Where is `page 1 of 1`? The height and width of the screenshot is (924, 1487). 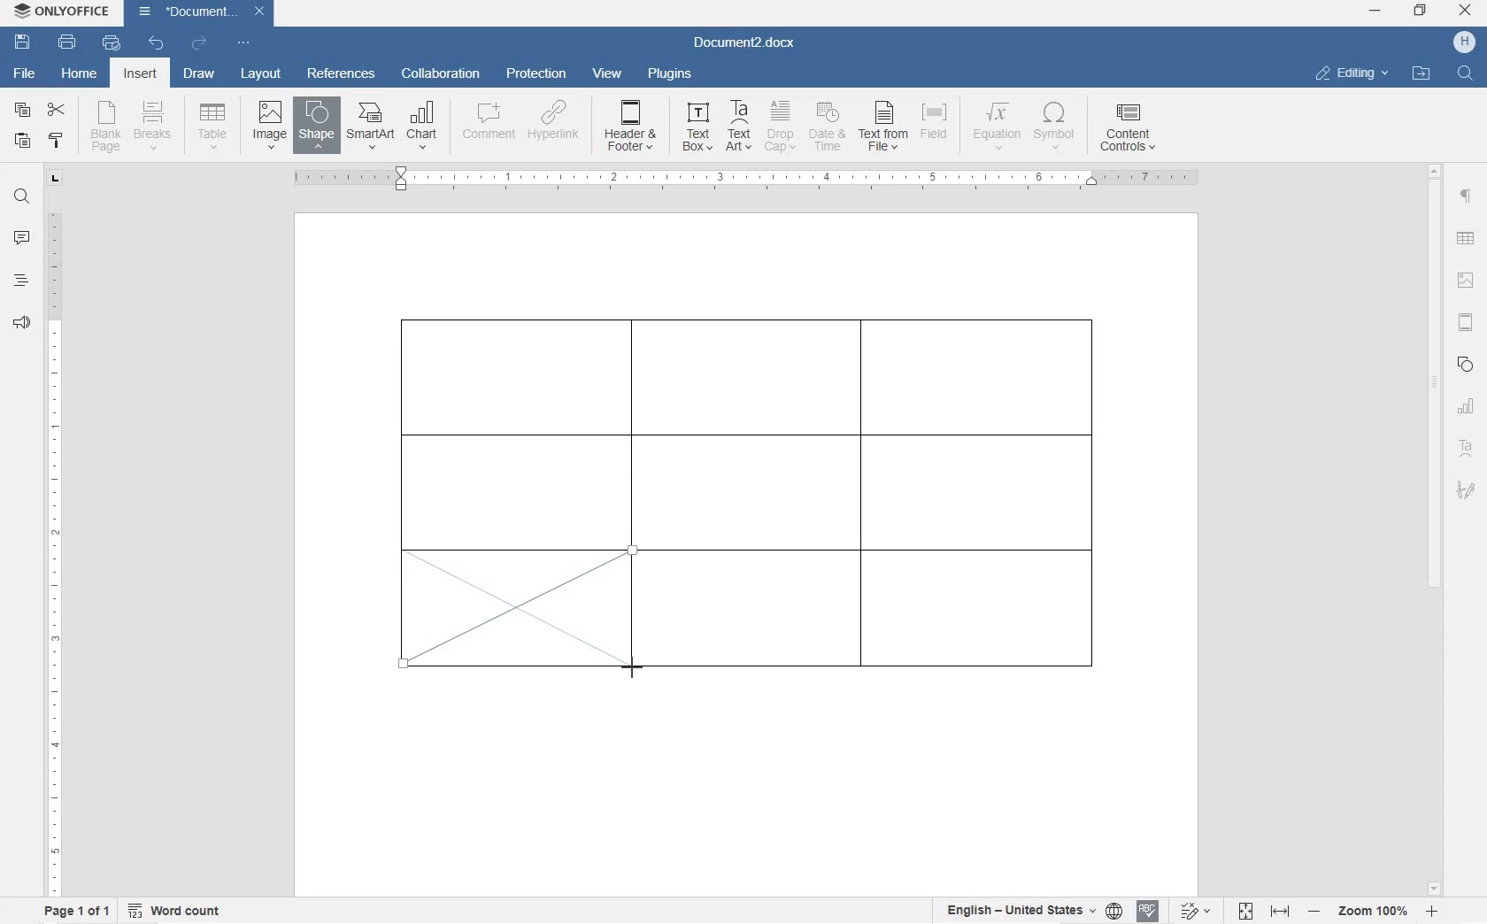
page 1 of 1 is located at coordinates (74, 911).